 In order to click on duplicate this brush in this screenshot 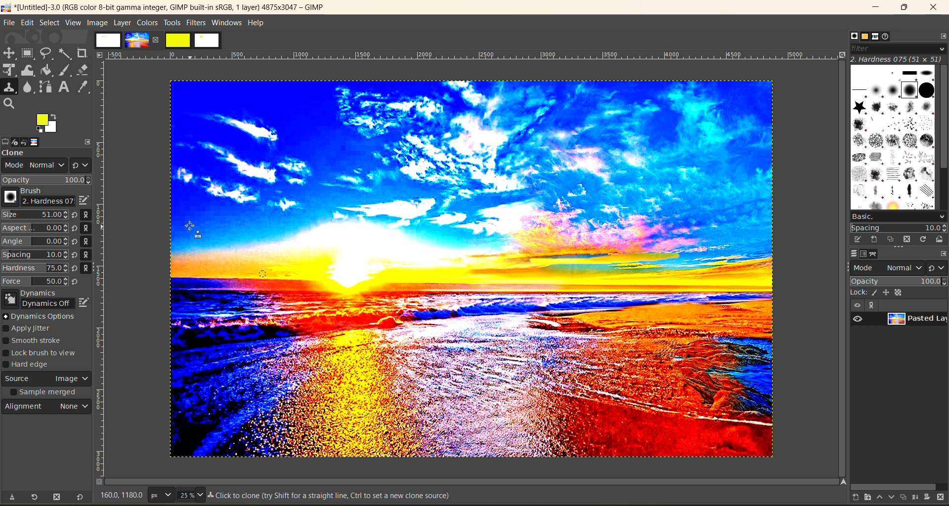, I will do `click(891, 240)`.